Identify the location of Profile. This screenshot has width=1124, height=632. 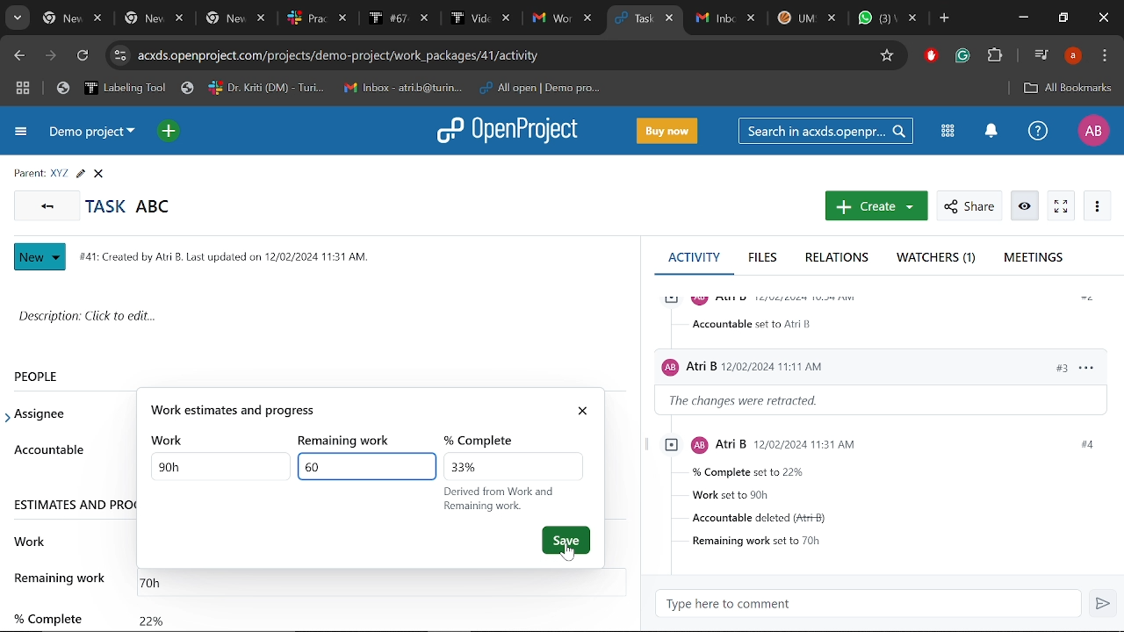
(1072, 56).